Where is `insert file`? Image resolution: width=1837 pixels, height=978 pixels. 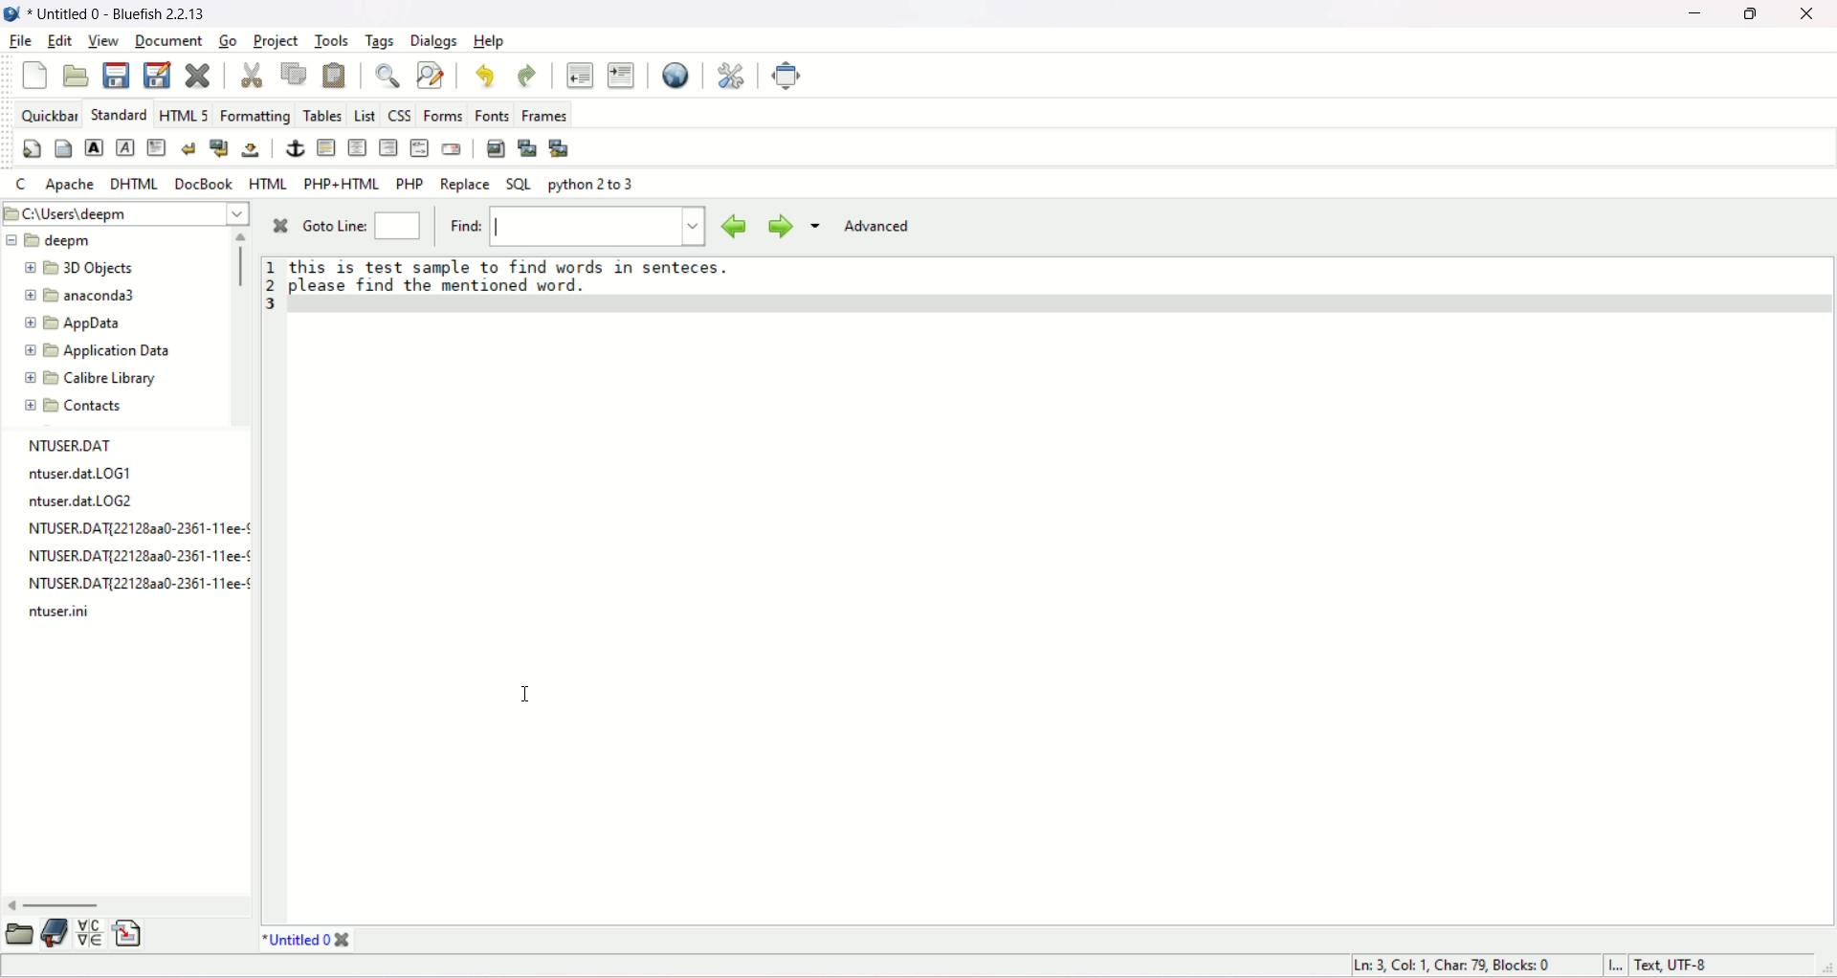
insert file is located at coordinates (130, 935).